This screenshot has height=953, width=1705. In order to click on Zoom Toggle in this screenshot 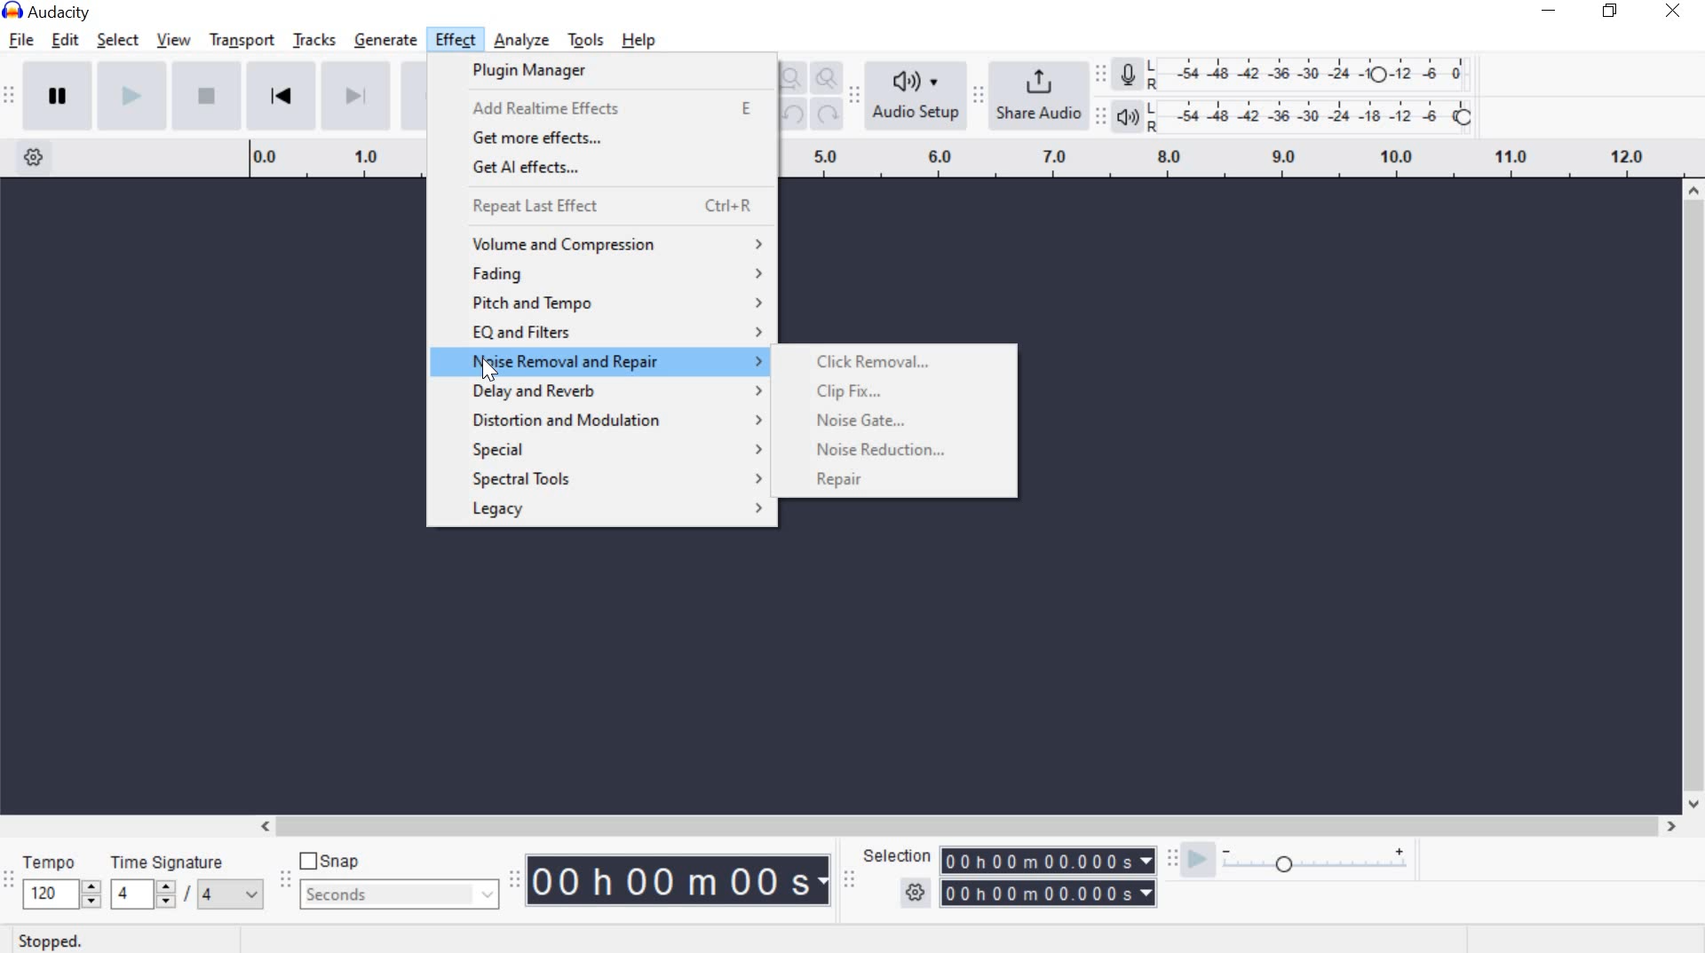, I will do `click(825, 79)`.